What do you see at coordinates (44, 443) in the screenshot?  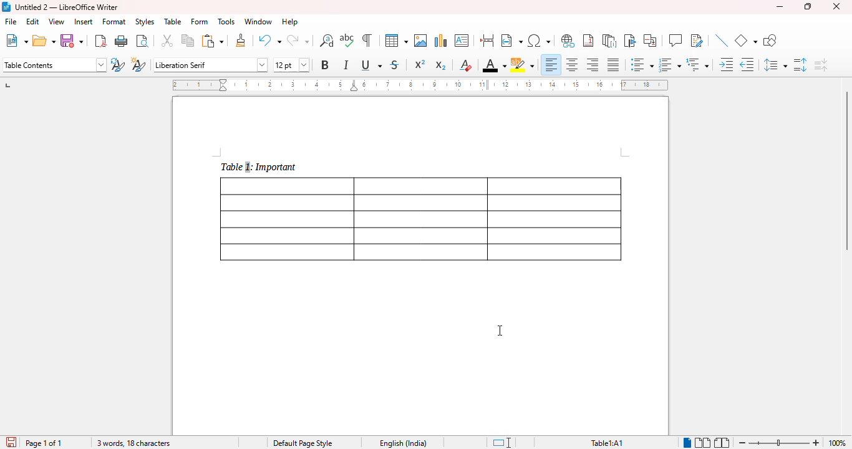 I see `page 1 of 1` at bounding box center [44, 443].